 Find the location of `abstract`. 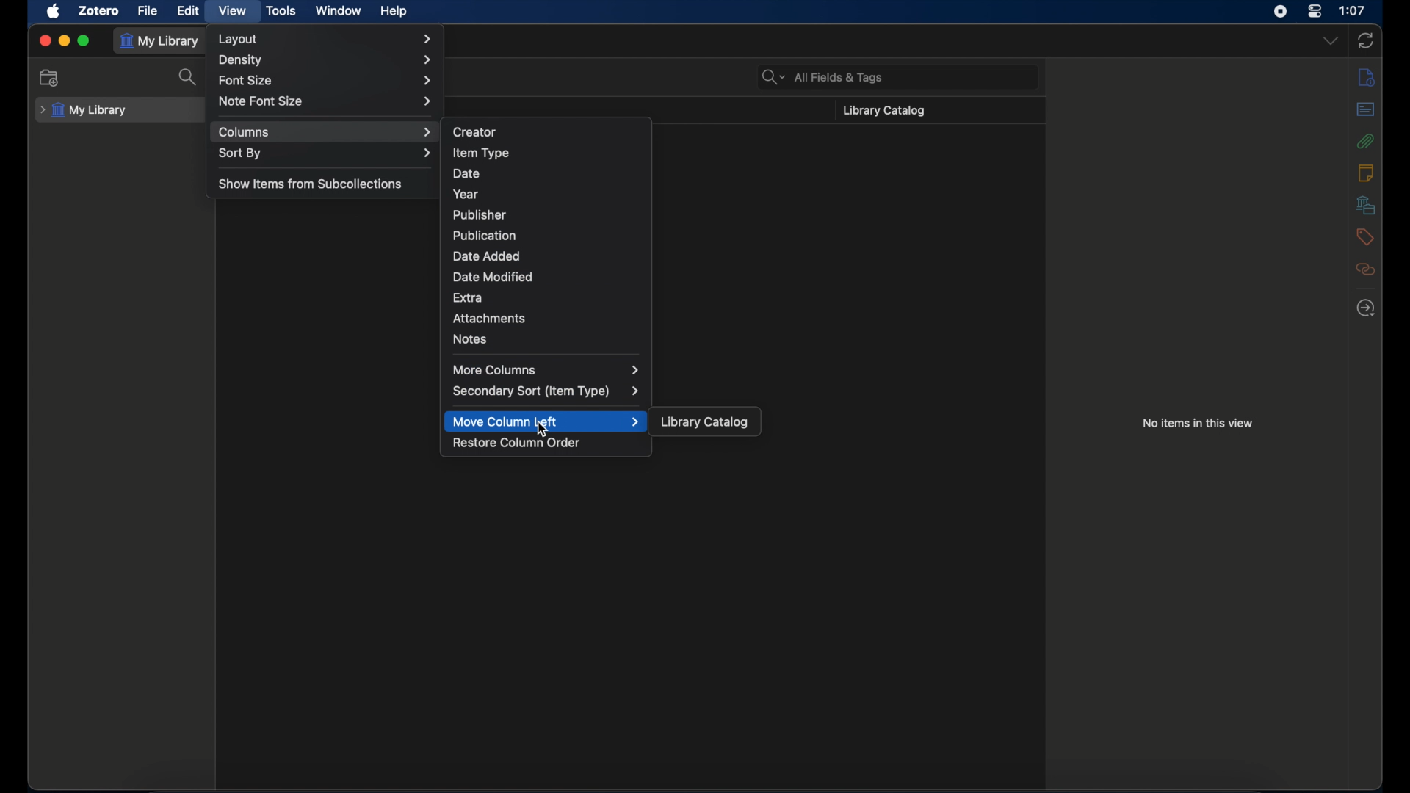

abstract is located at coordinates (1366, 109).